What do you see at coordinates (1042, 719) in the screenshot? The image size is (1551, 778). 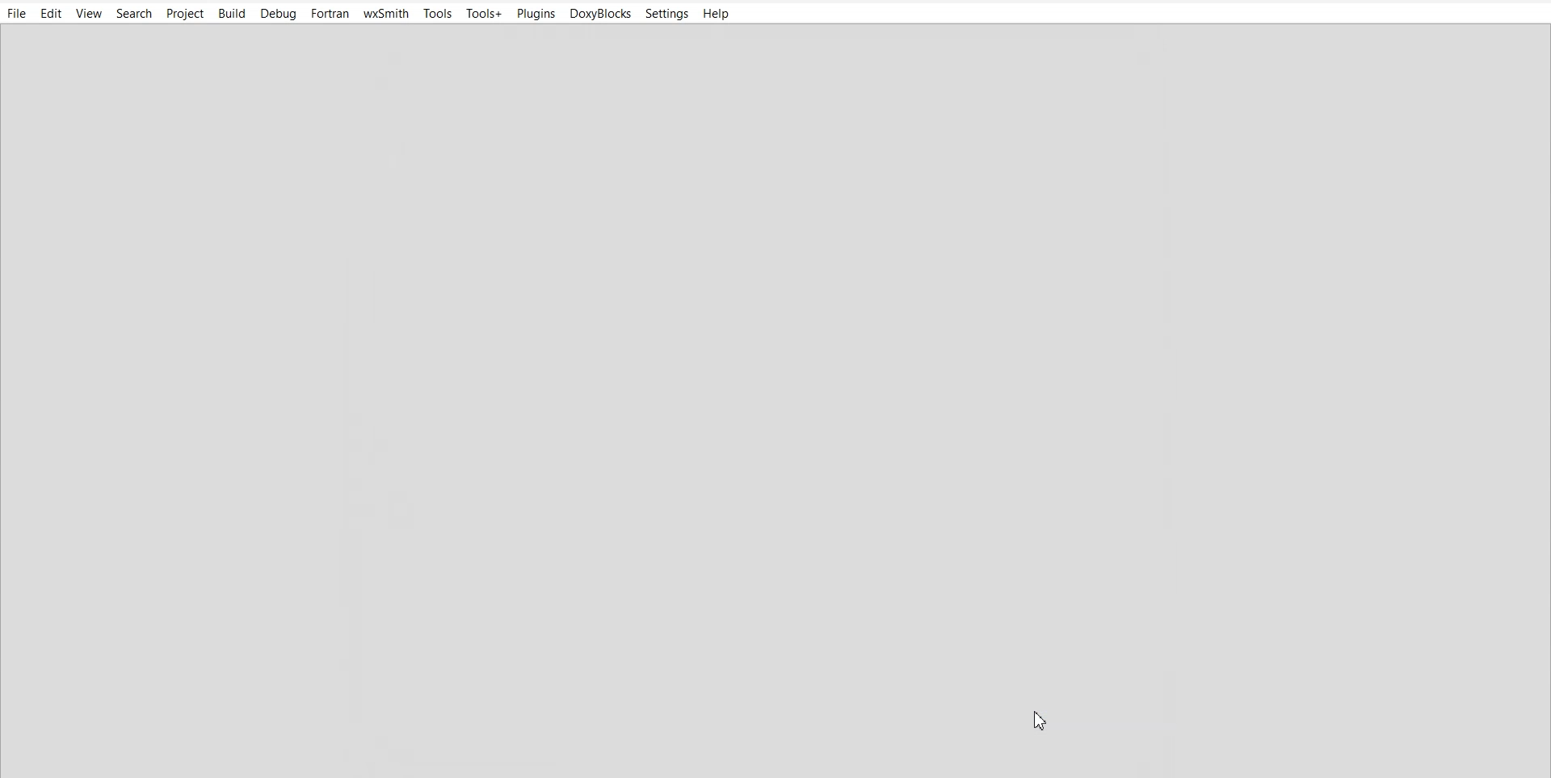 I see `Cursor` at bounding box center [1042, 719].